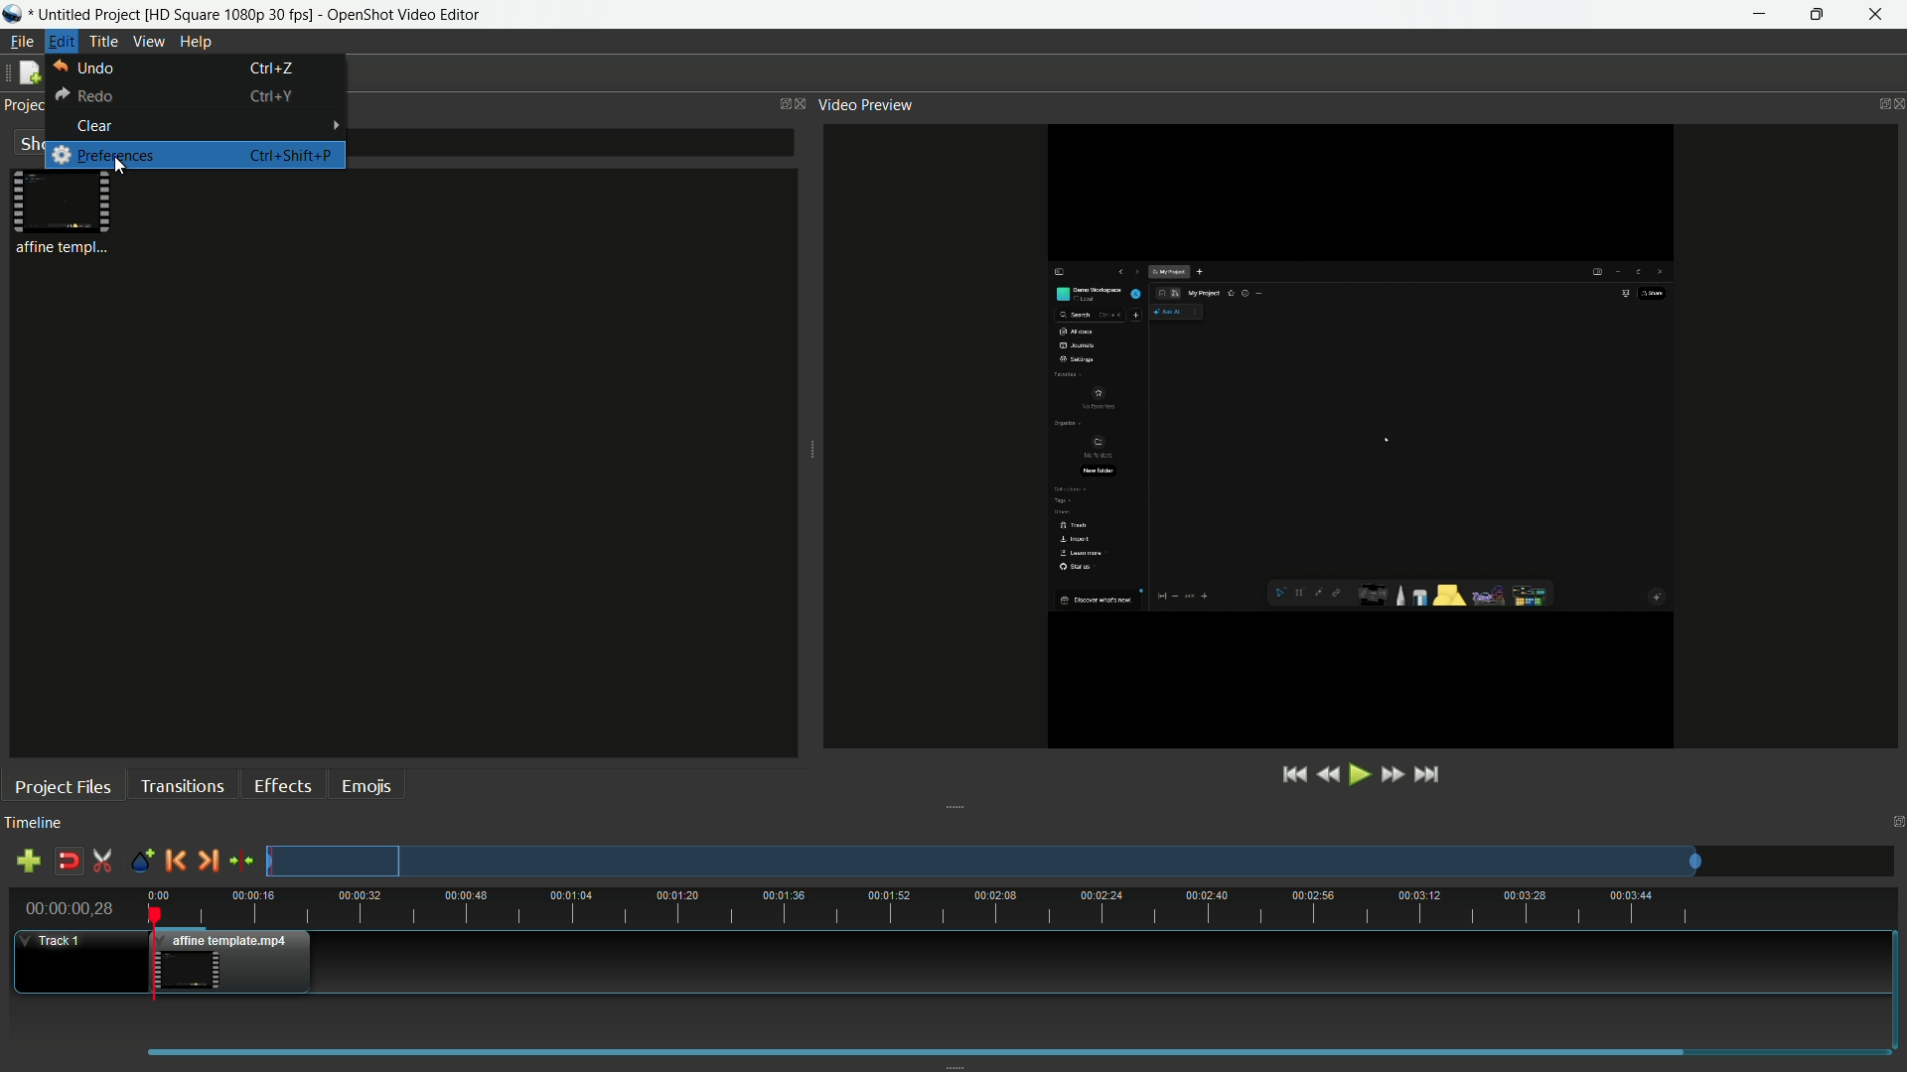 This screenshot has width=1907, height=1072. What do you see at coordinates (368, 784) in the screenshot?
I see `emojis` at bounding box center [368, 784].